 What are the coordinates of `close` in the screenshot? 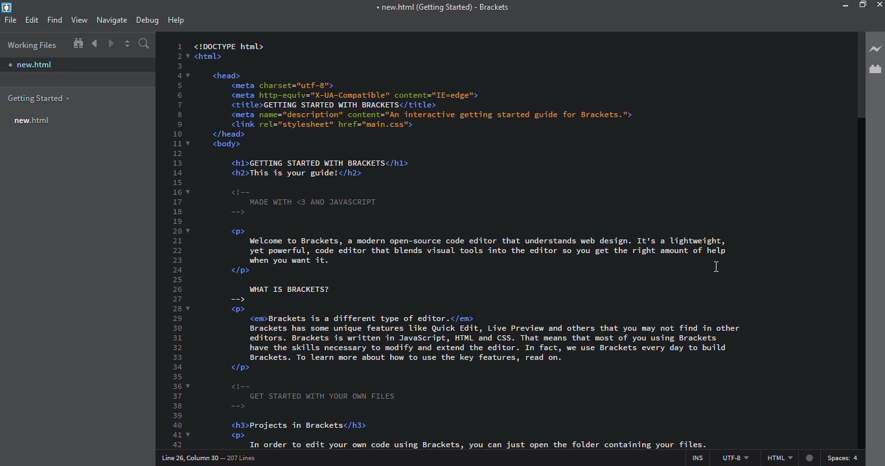 It's located at (879, 5).